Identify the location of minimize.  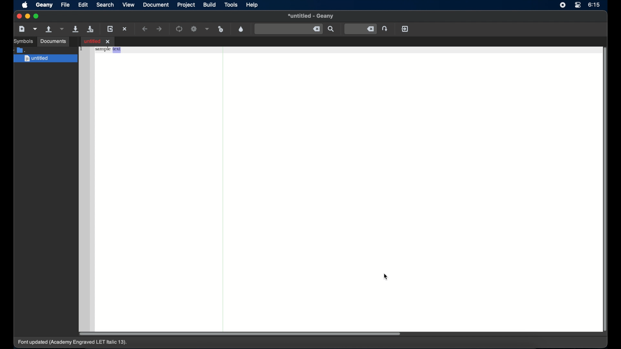
(28, 16).